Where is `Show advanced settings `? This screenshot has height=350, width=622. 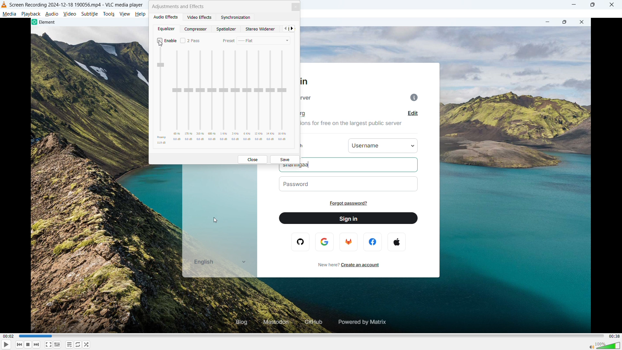 Show advanced settings  is located at coordinates (58, 345).